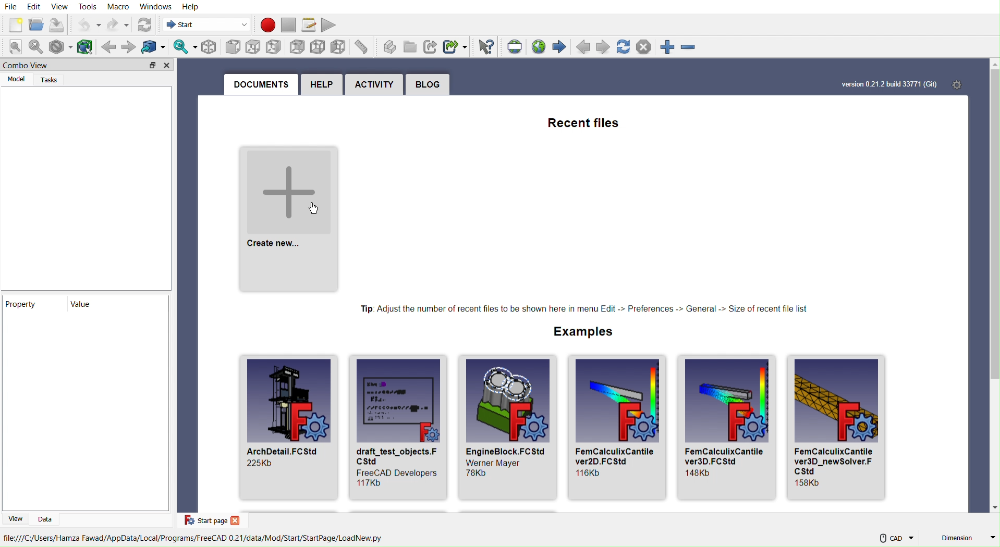  Describe the element at coordinates (119, 7) in the screenshot. I see `Macro` at that location.